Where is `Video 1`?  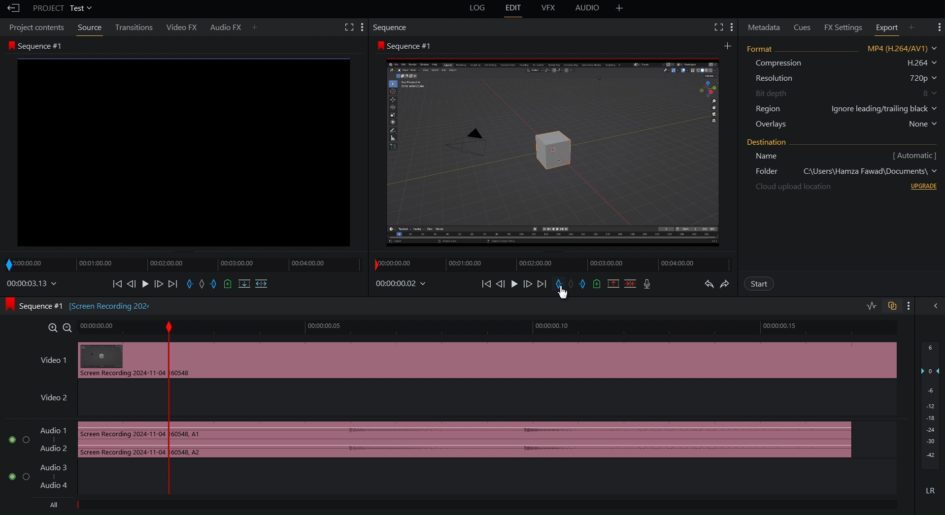 Video 1 is located at coordinates (49, 358).